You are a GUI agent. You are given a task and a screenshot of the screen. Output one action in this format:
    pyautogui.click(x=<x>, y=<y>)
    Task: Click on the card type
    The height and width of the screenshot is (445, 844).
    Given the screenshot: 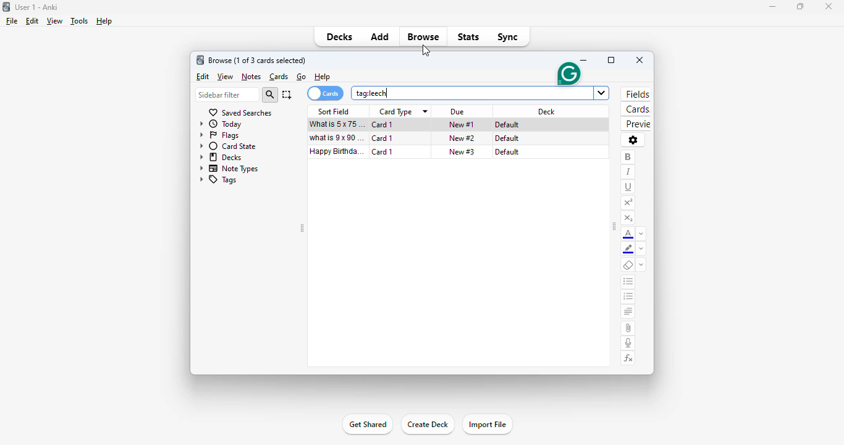 What is the action you would take?
    pyautogui.click(x=397, y=112)
    